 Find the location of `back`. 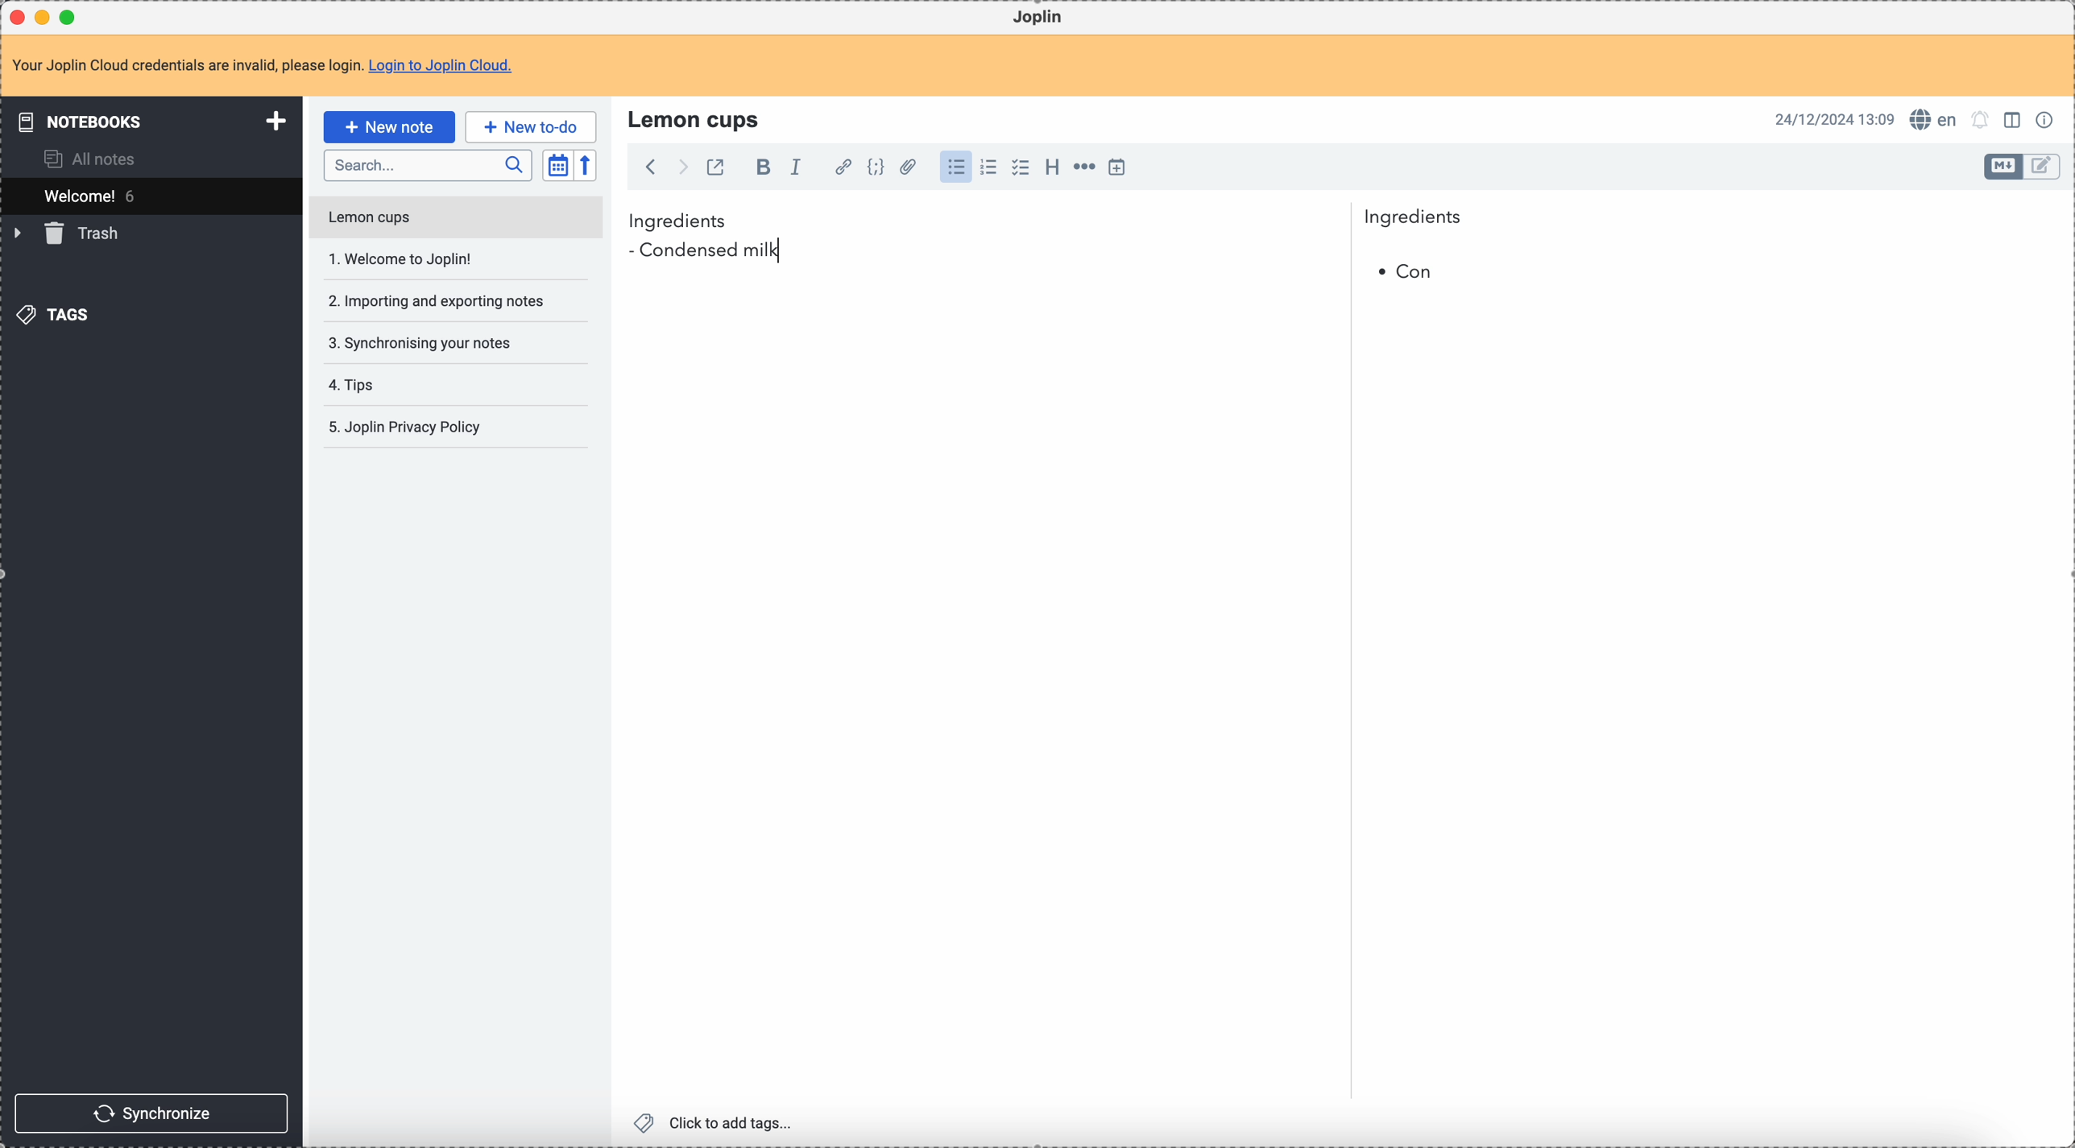

back is located at coordinates (650, 167).